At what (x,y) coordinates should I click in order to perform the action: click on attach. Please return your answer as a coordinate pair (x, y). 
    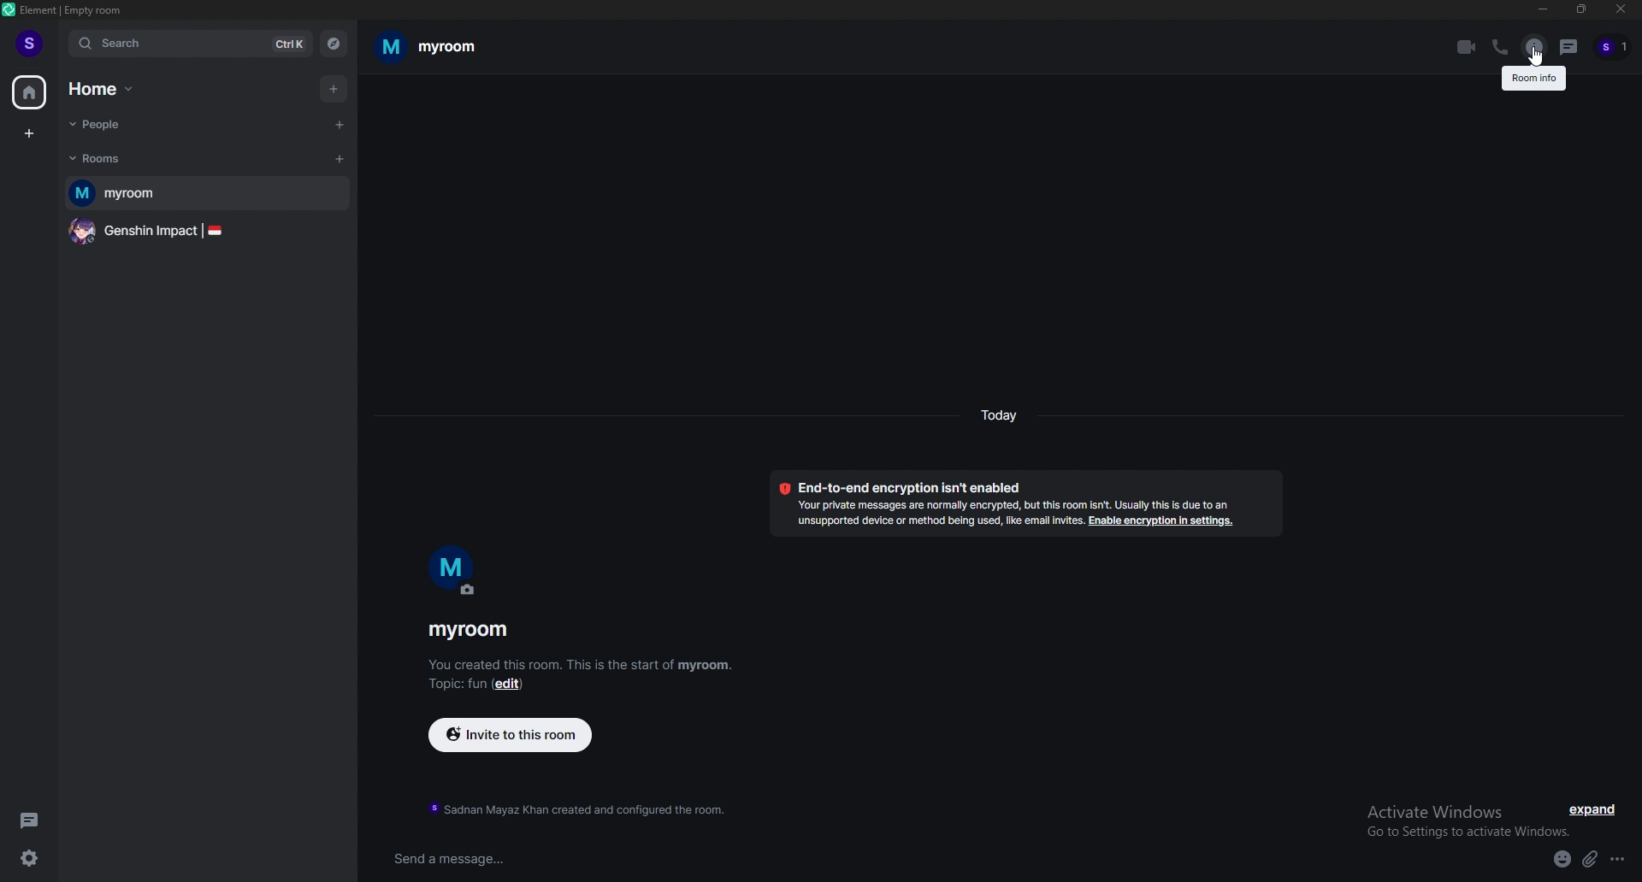
    Looking at the image, I should click on (1592, 859).